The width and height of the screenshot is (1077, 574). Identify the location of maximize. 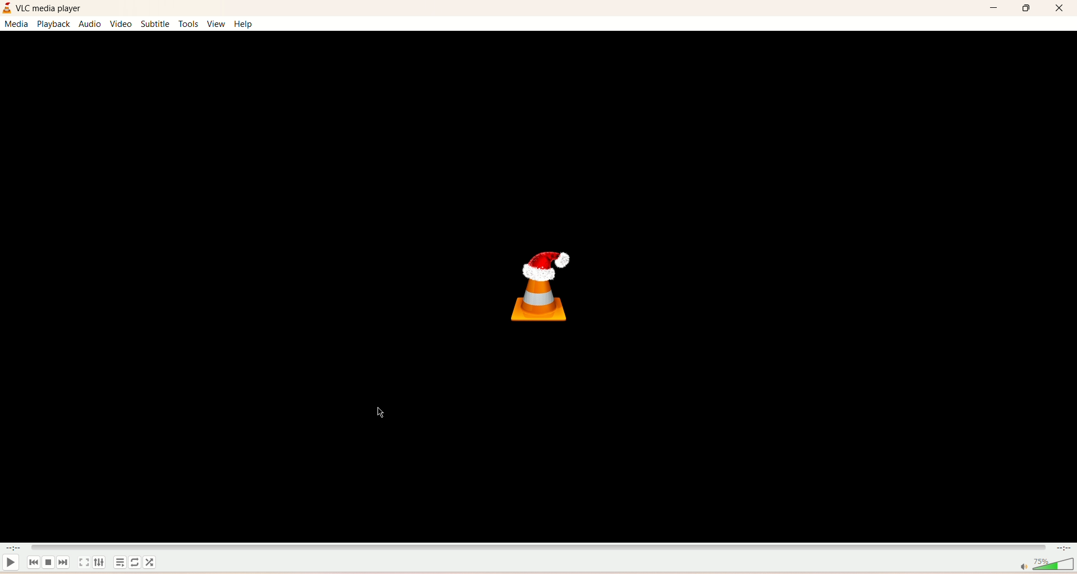
(1026, 9).